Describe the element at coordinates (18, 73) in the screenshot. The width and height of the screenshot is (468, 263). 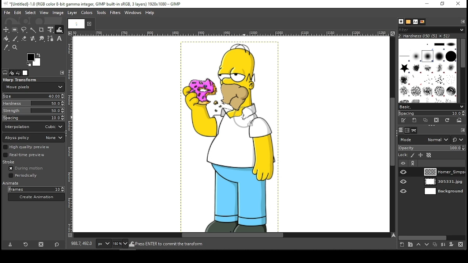
I see `undo history` at that location.